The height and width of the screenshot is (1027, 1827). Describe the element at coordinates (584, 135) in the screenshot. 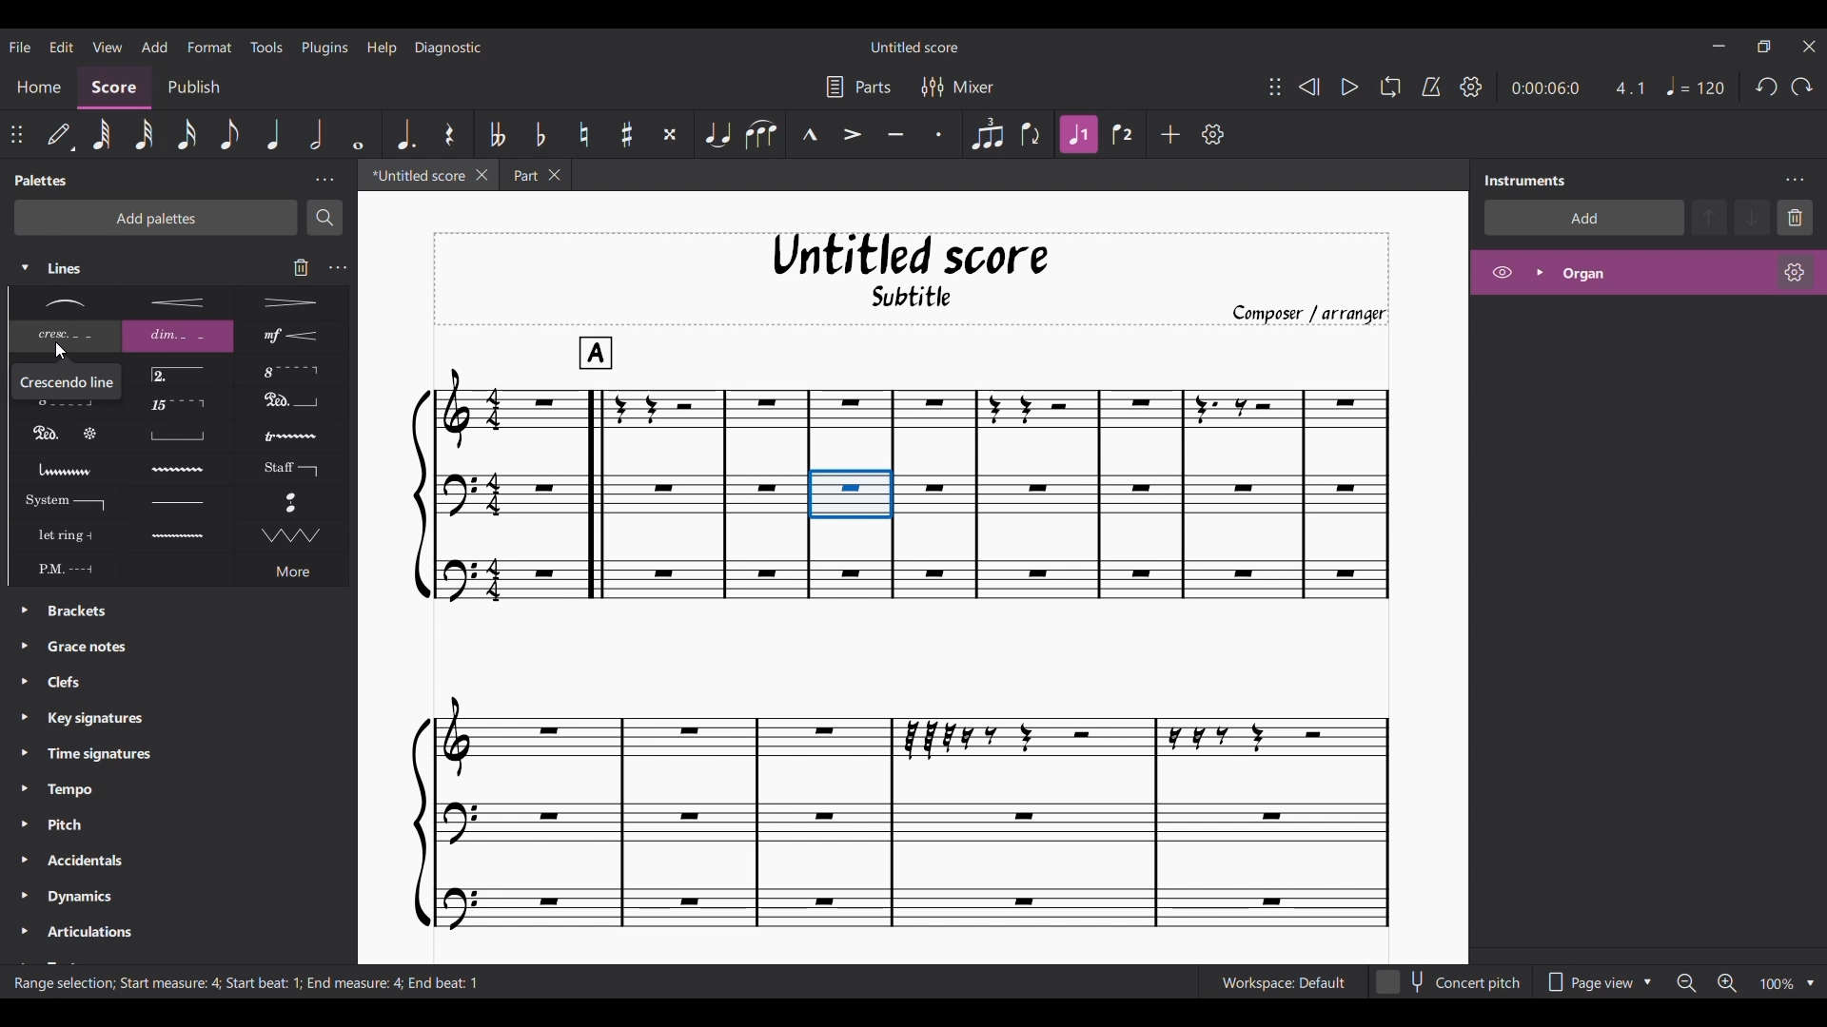

I see `Toggle natural` at that location.